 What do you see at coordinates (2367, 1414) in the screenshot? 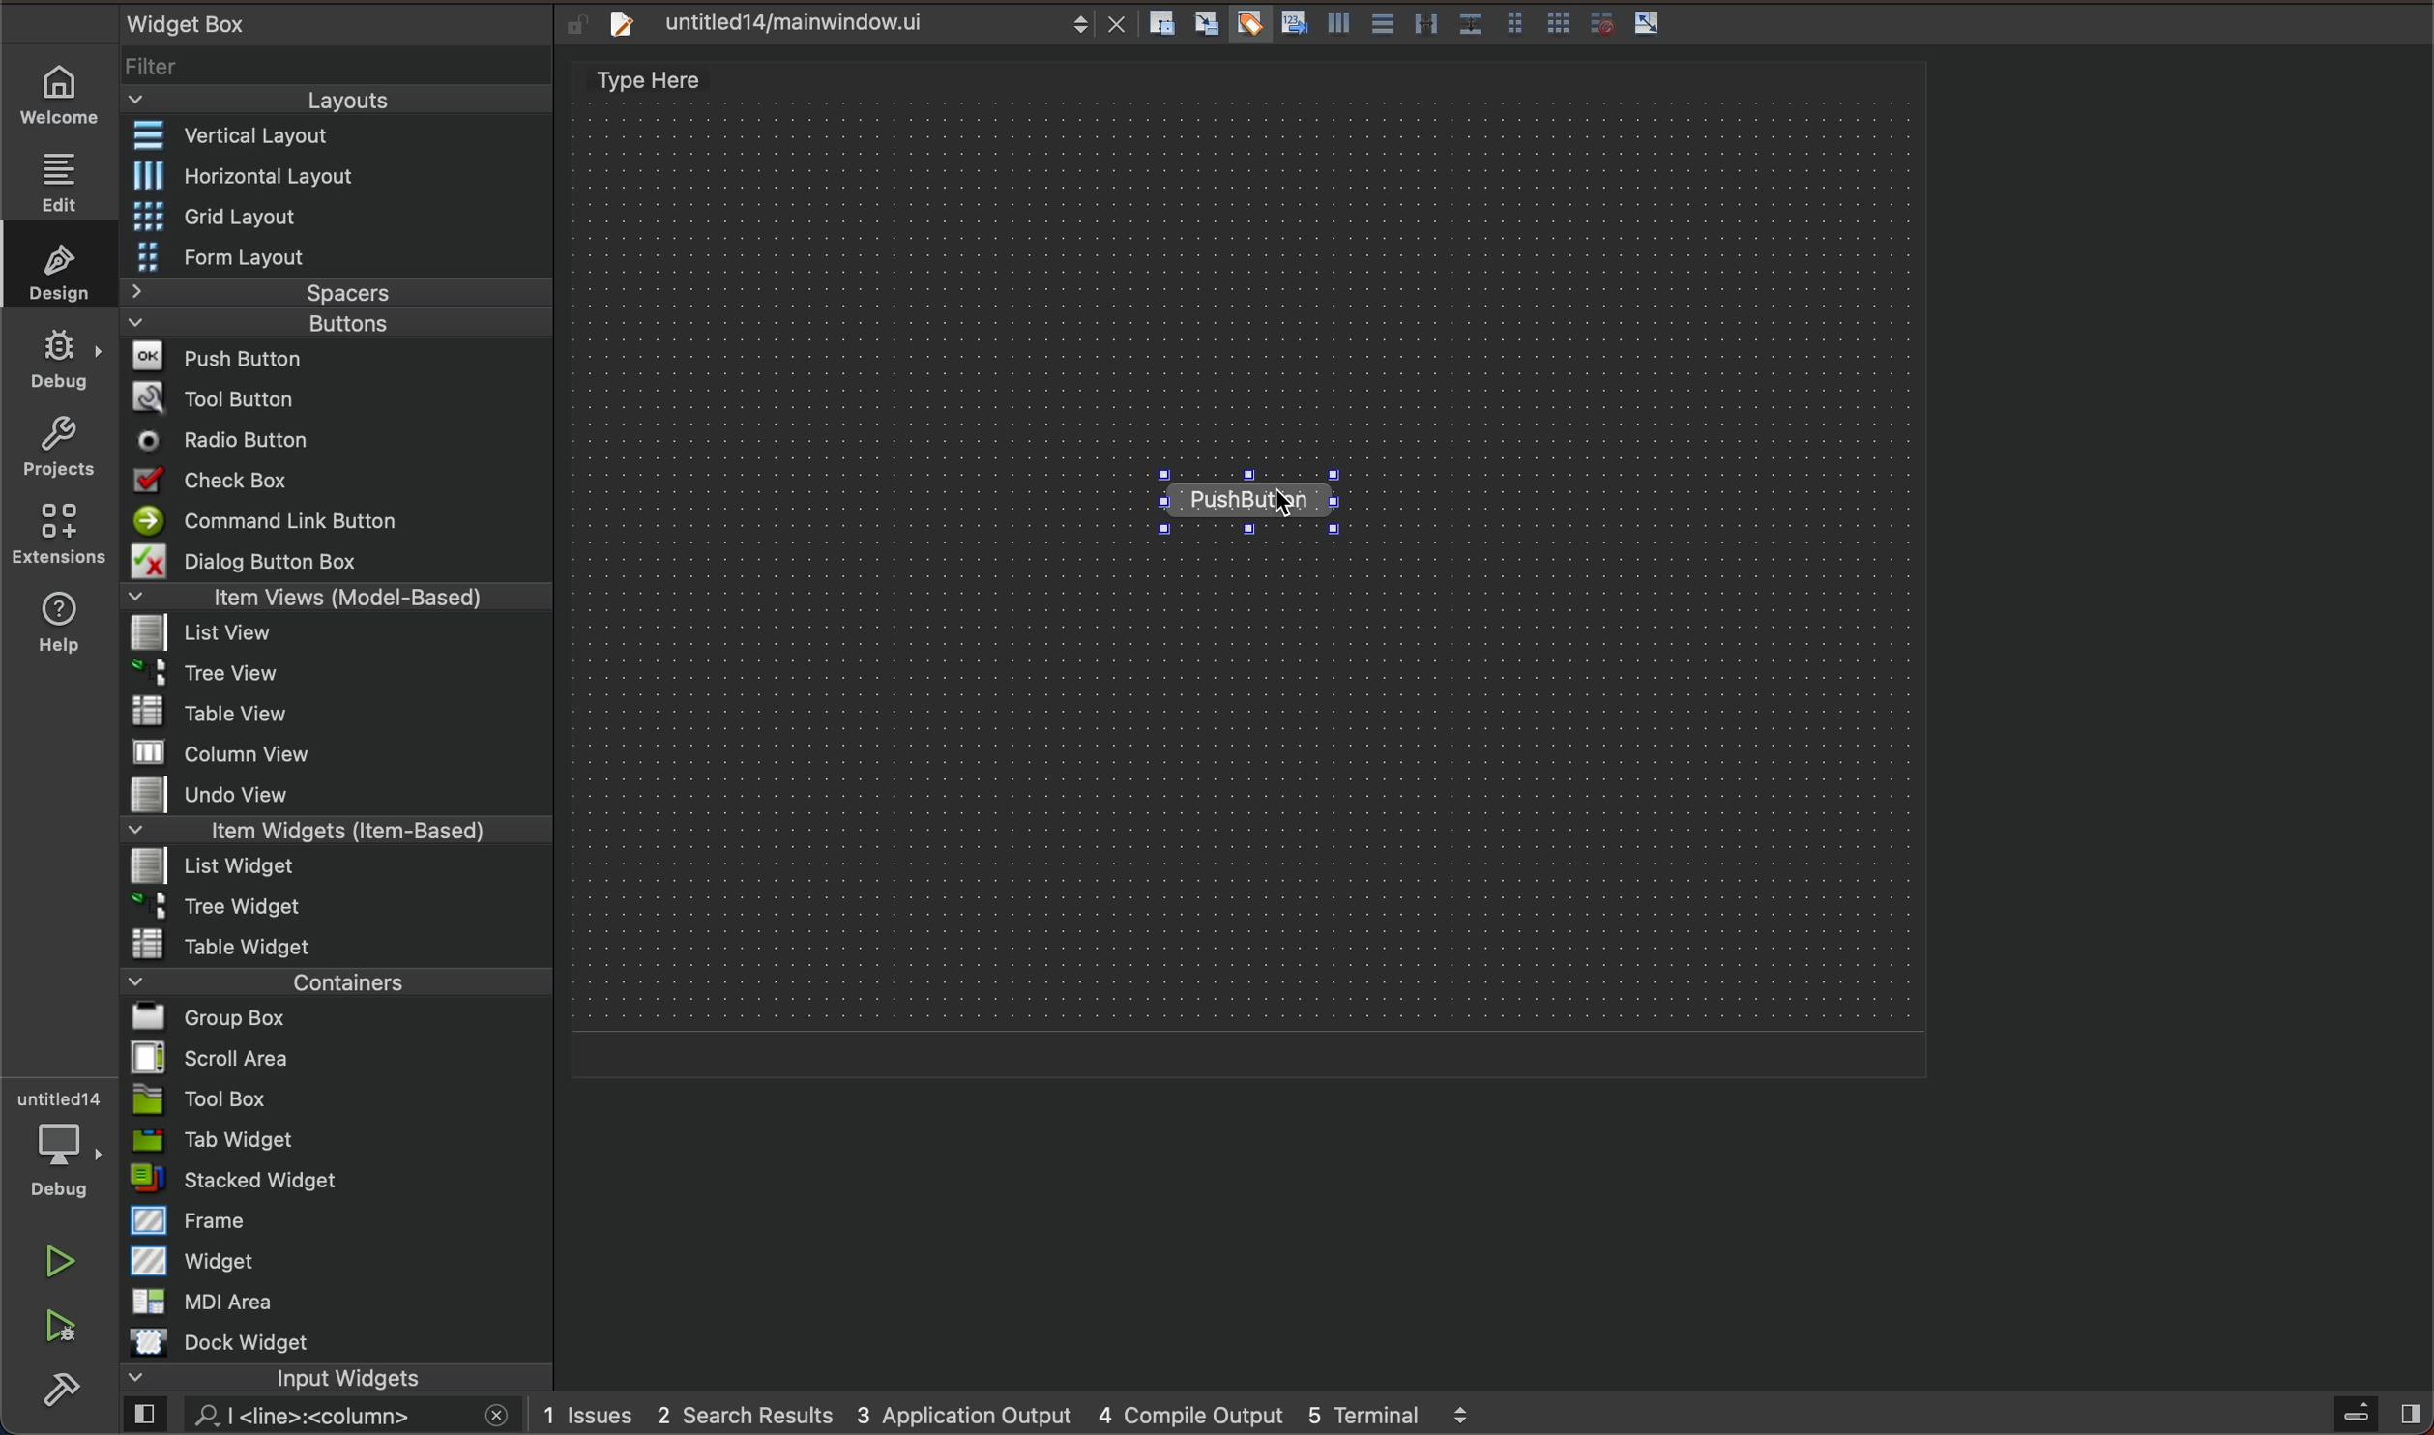
I see `sidebar` at bounding box center [2367, 1414].